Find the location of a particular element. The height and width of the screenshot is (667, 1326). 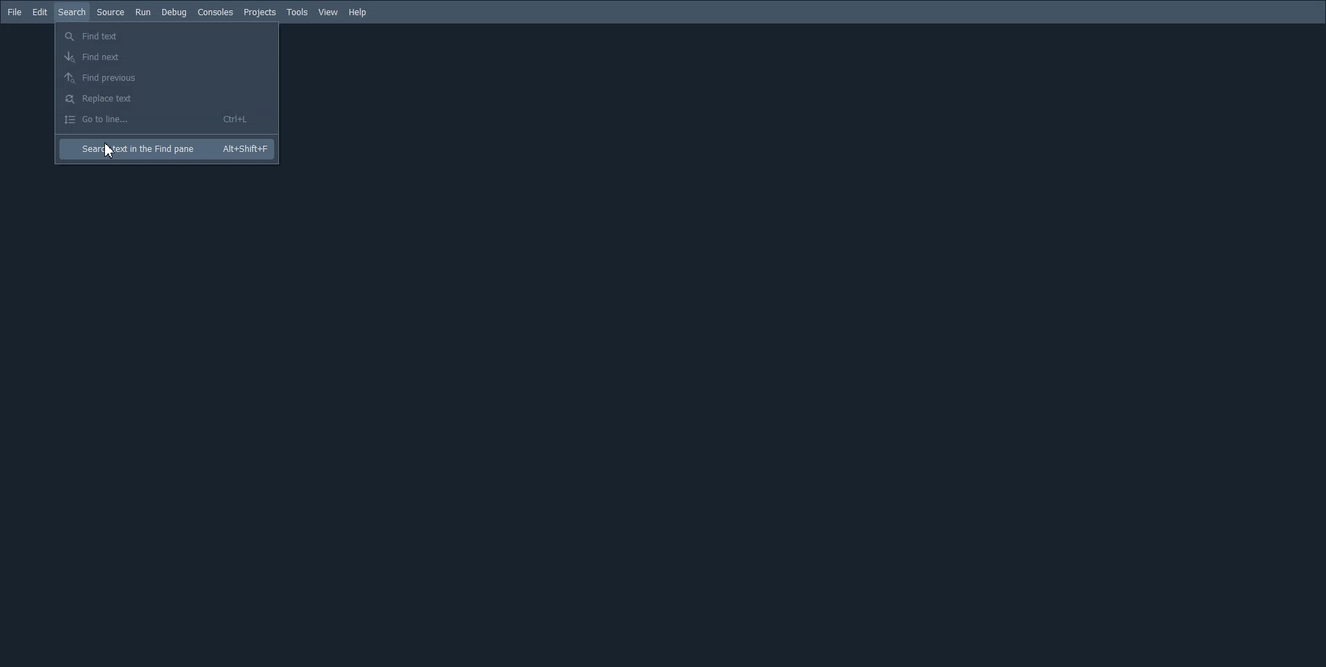

Run is located at coordinates (143, 12).